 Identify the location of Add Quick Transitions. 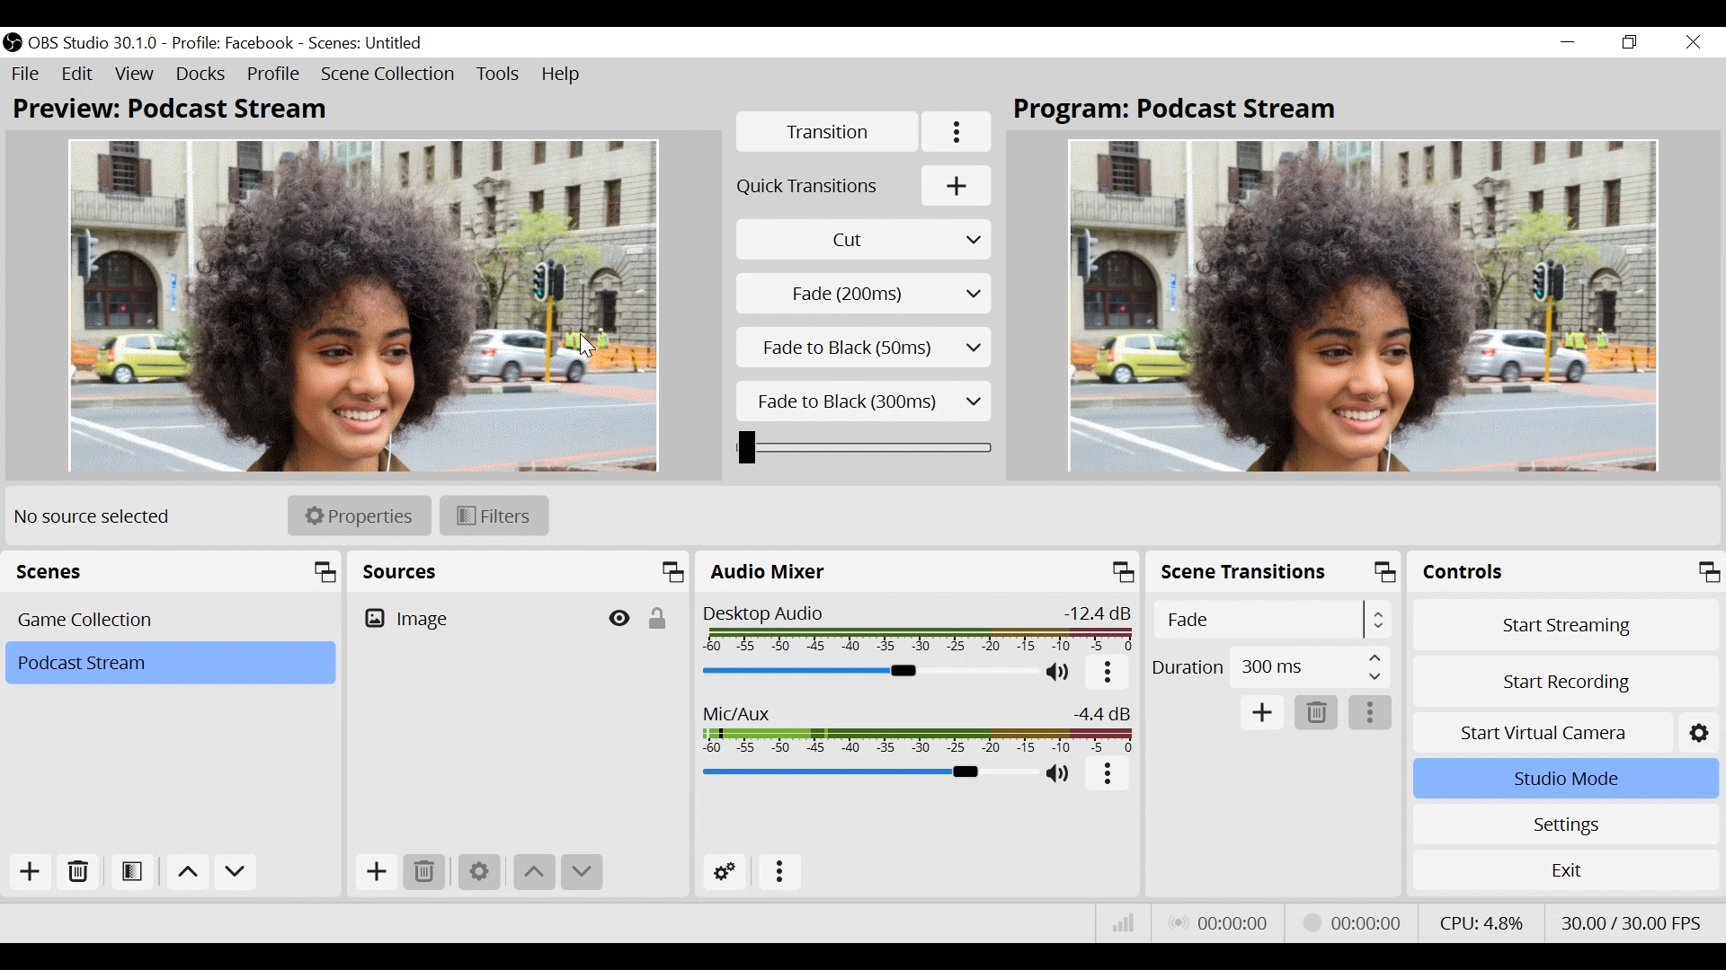
(867, 185).